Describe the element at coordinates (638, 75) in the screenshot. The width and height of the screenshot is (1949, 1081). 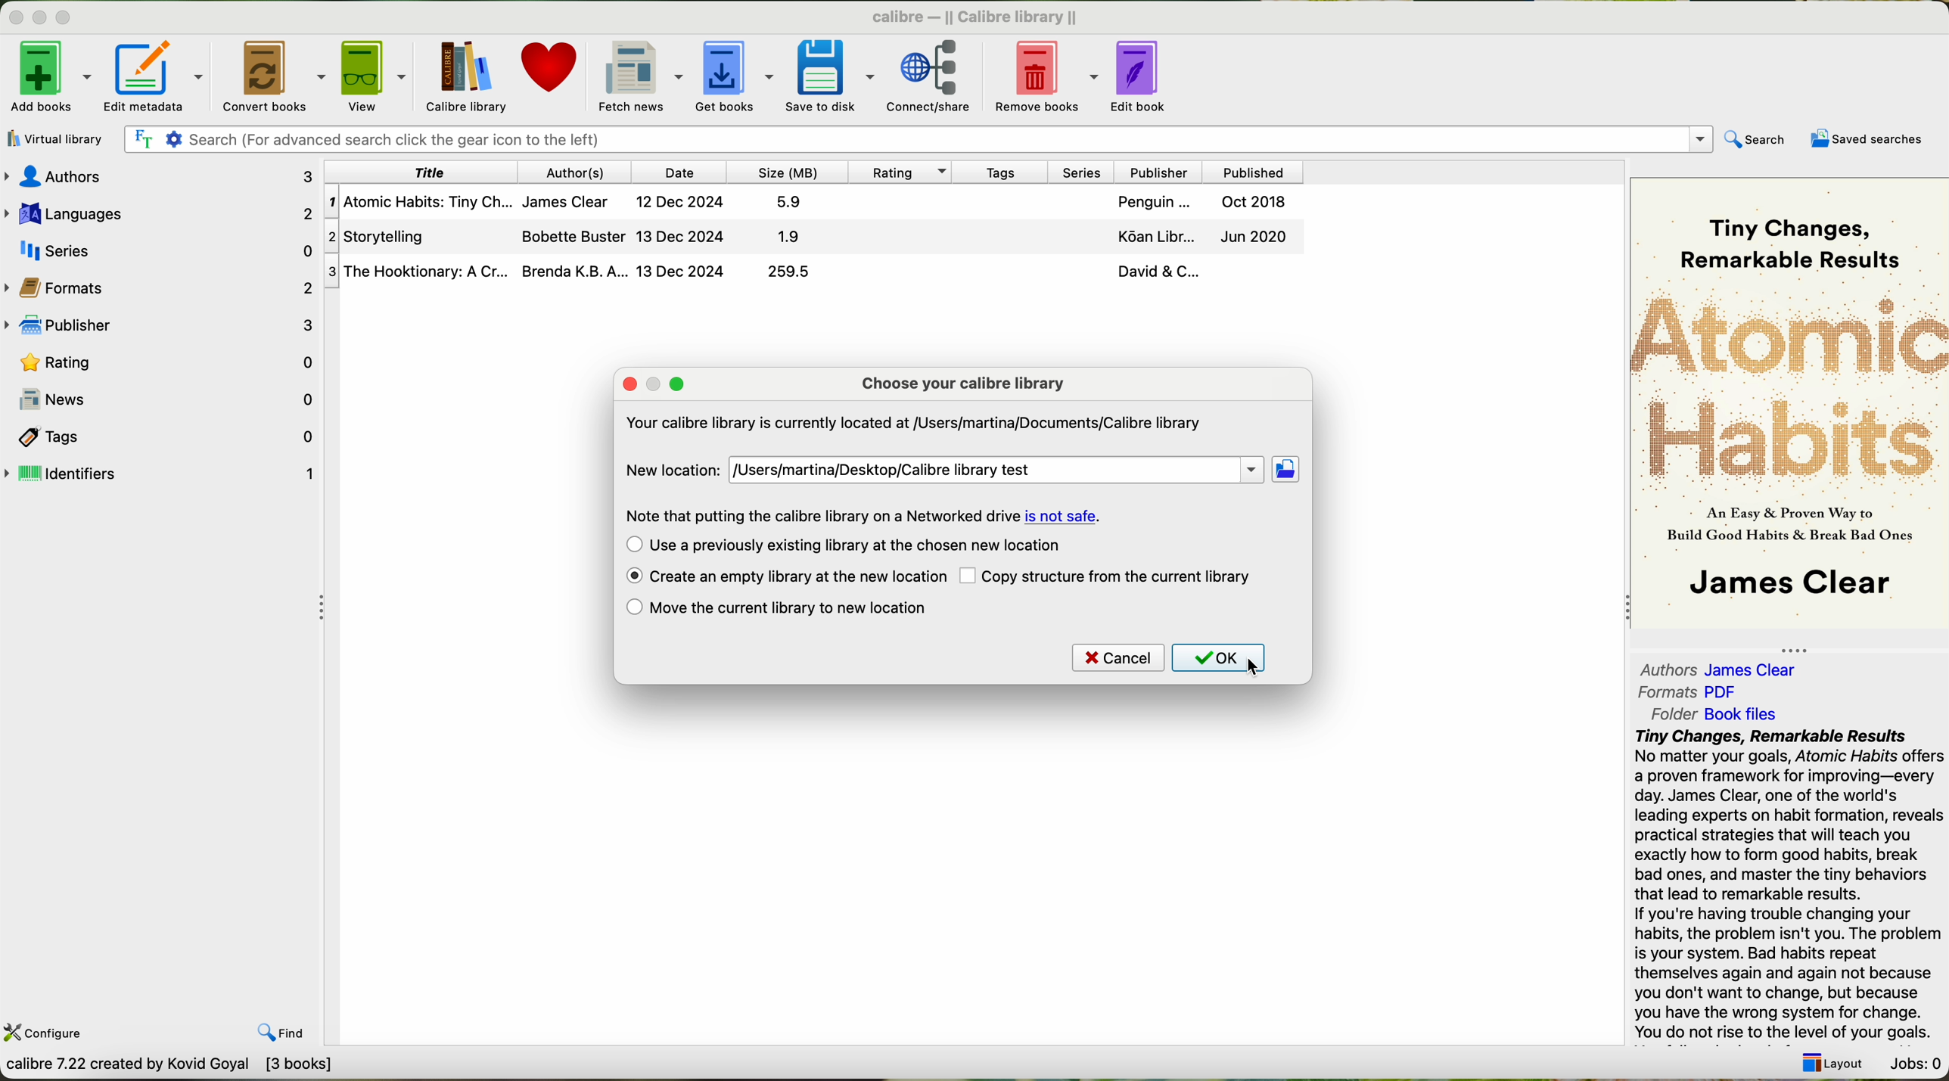
I see `fetch news` at that location.